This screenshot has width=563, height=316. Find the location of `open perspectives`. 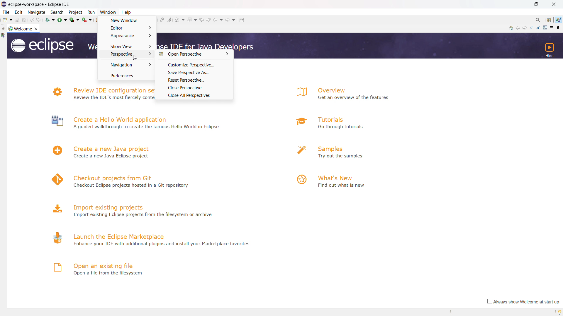

open perspectives is located at coordinates (549, 20).